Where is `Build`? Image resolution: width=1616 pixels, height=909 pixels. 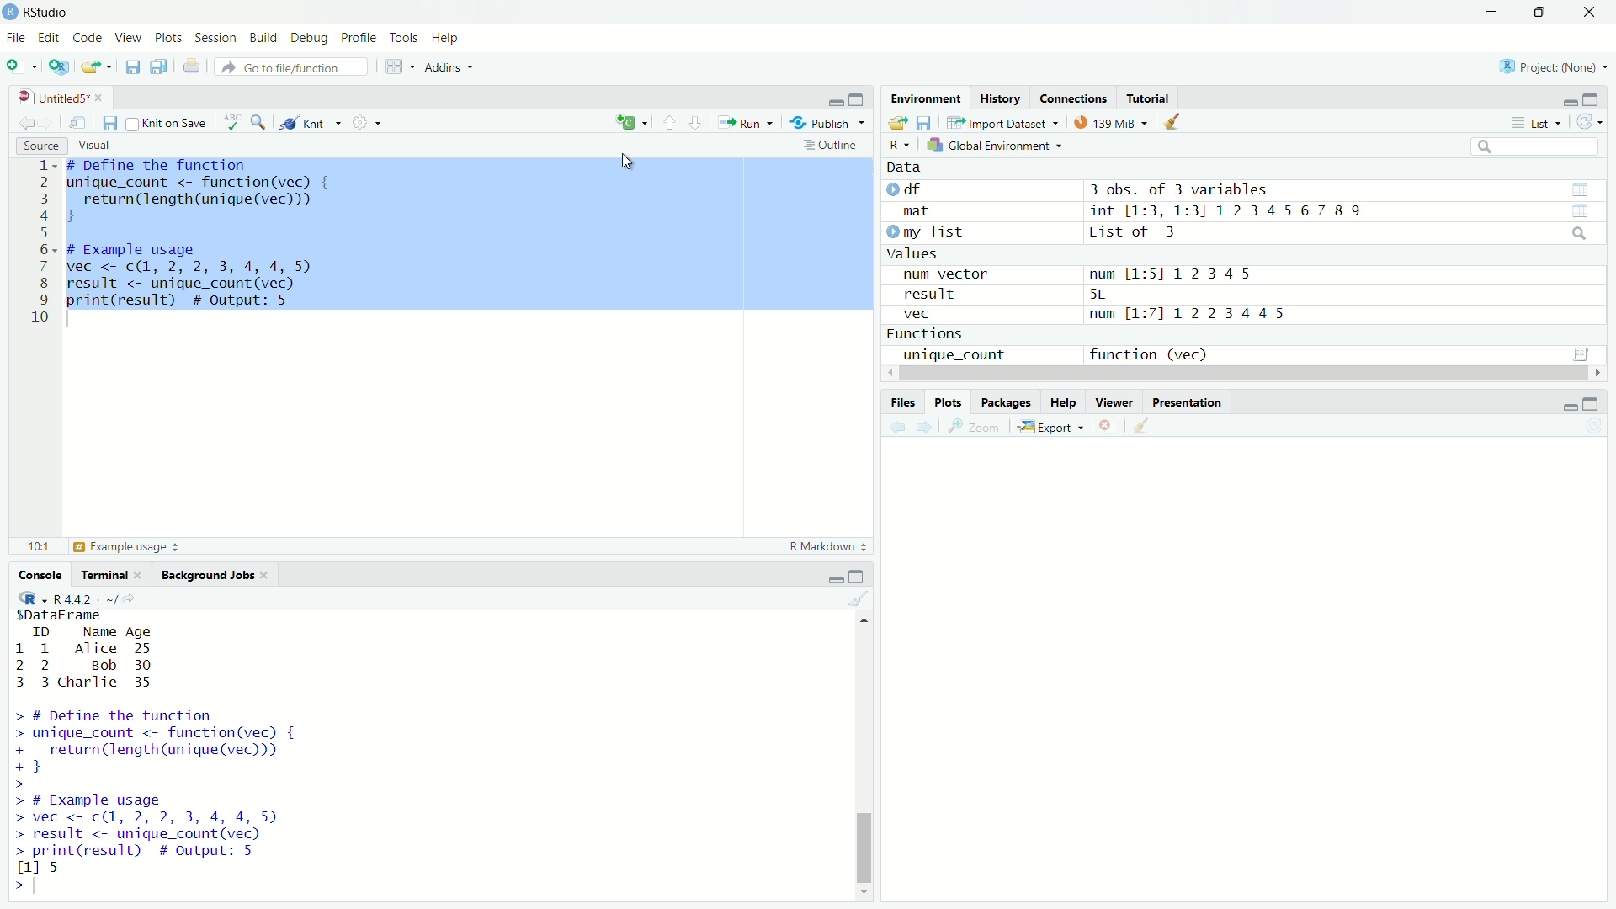 Build is located at coordinates (265, 39).